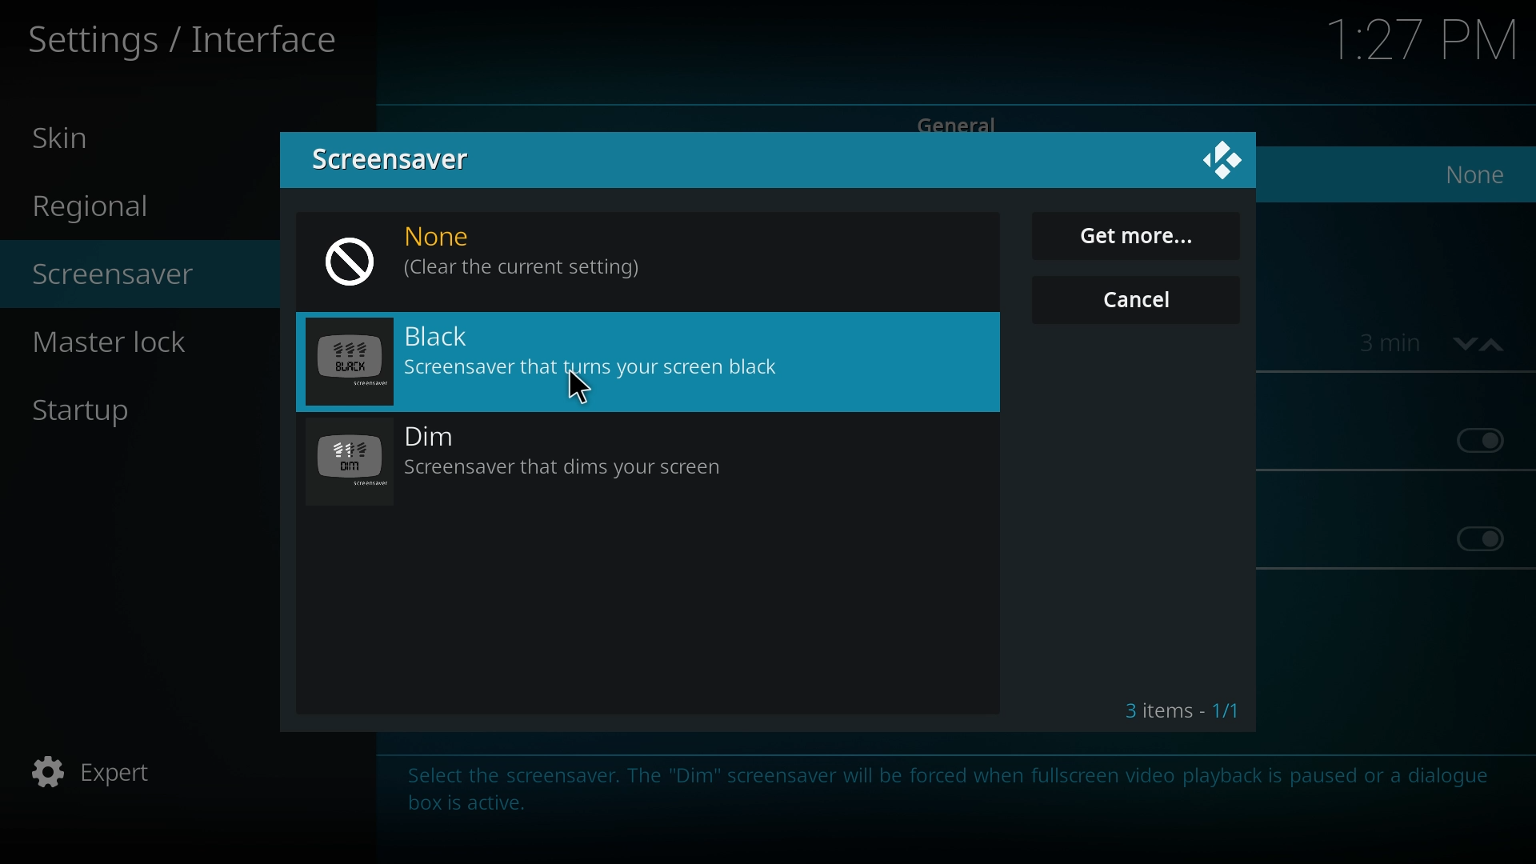 The height and width of the screenshot is (864, 1536). What do you see at coordinates (122, 135) in the screenshot?
I see `skin` at bounding box center [122, 135].